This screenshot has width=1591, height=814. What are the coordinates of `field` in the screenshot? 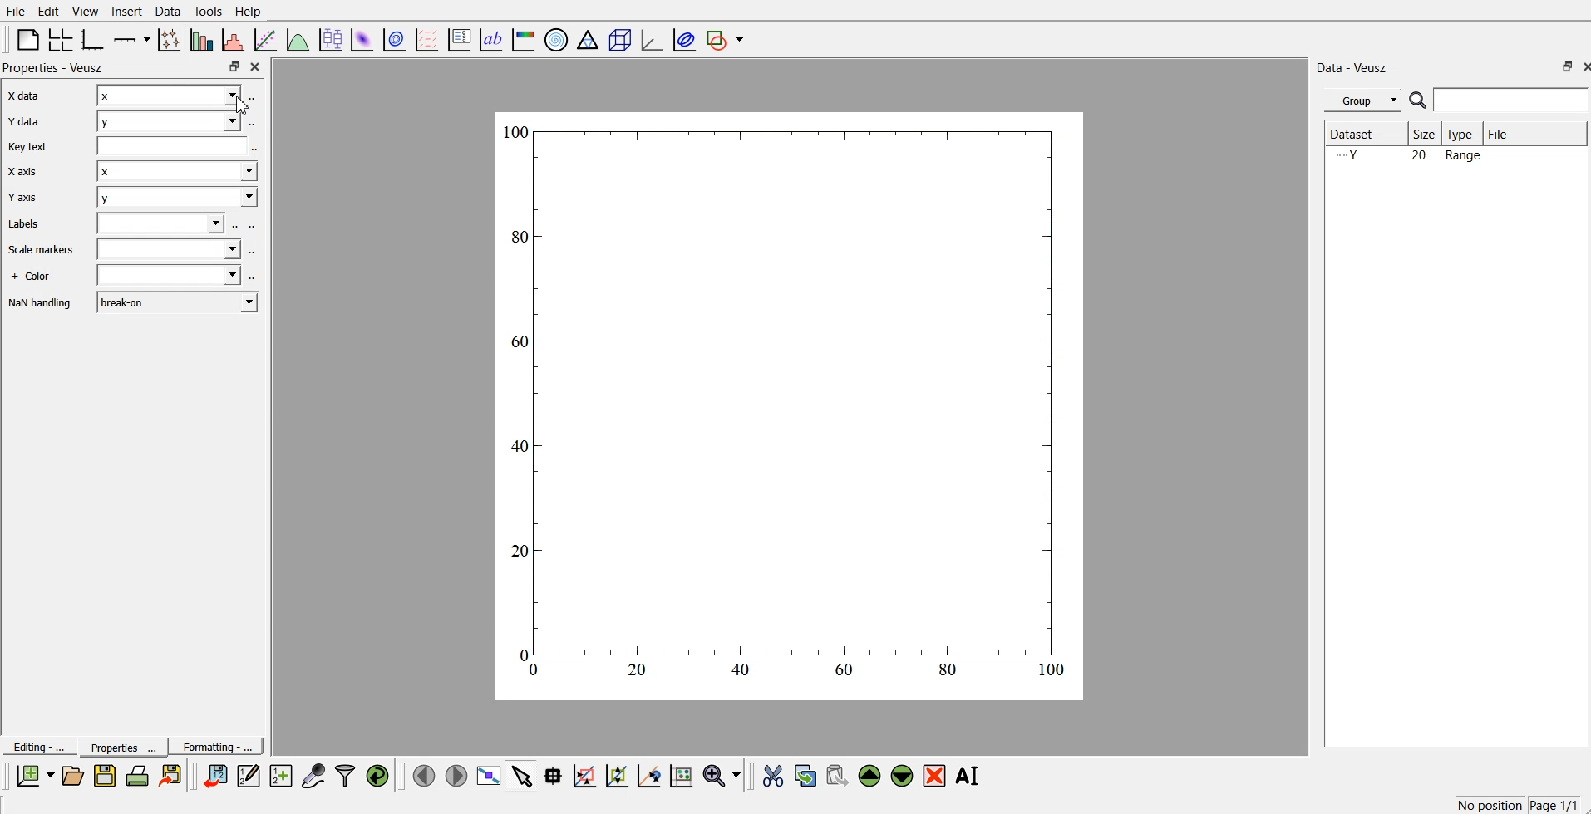 It's located at (176, 146).